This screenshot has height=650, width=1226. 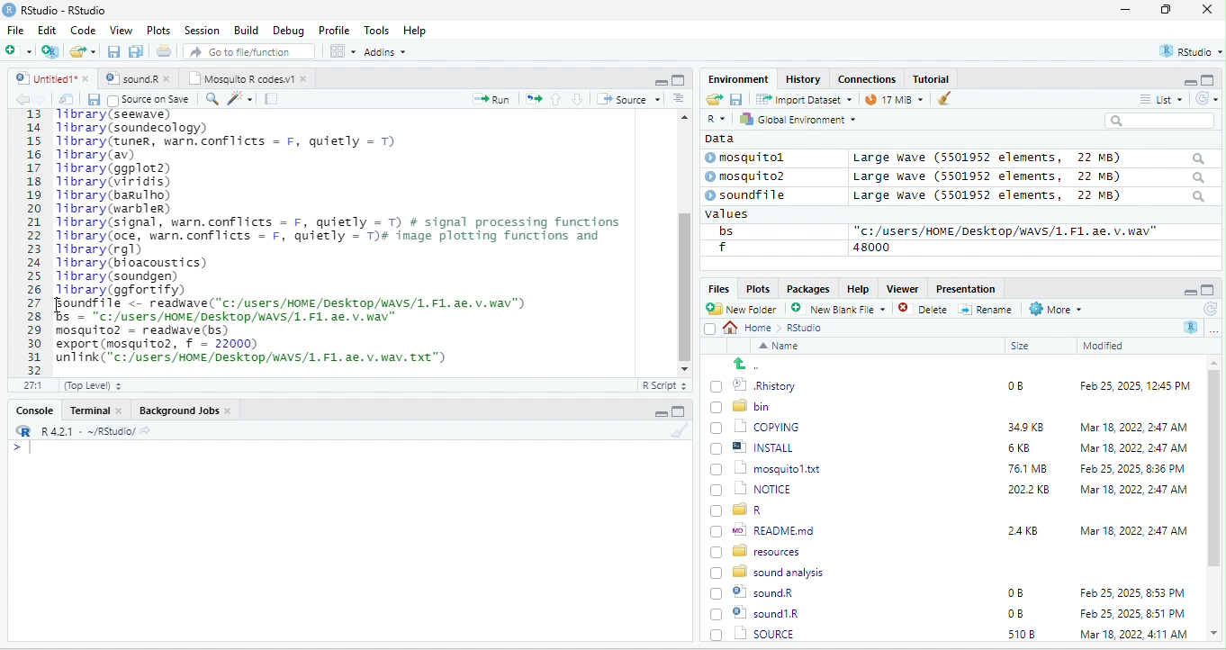 What do you see at coordinates (67, 99) in the screenshot?
I see `open` at bounding box center [67, 99].